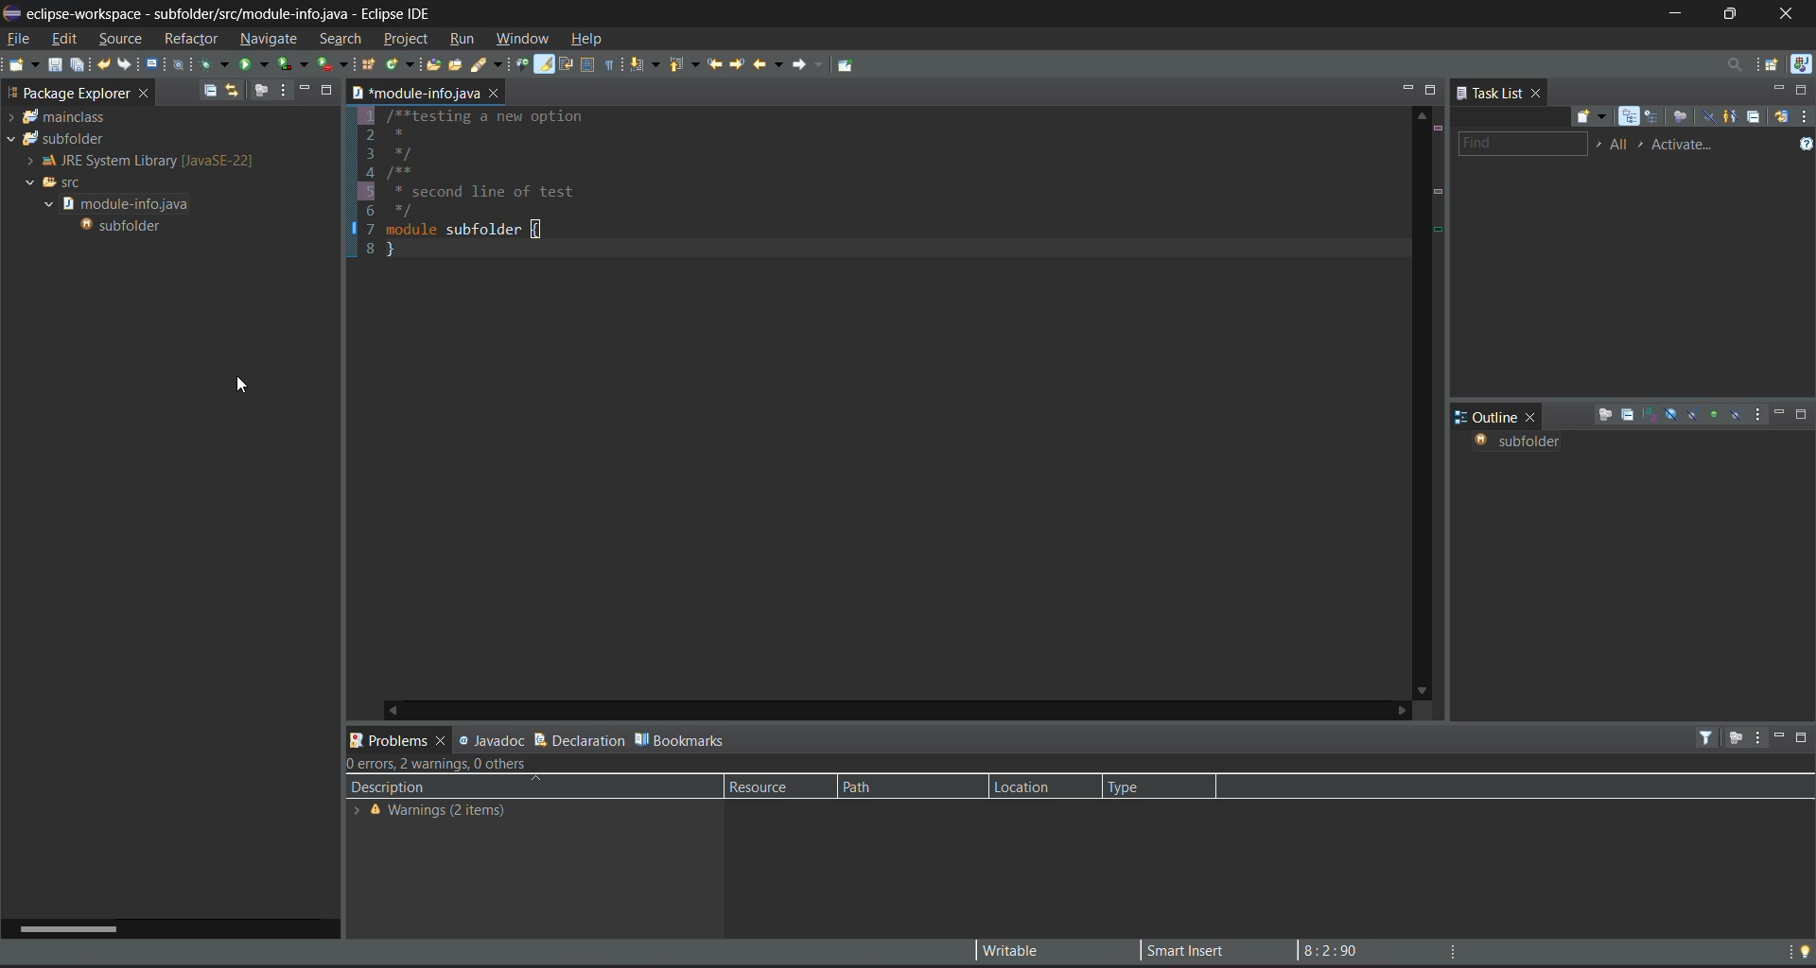  I want to click on minimize, so click(1780, 413).